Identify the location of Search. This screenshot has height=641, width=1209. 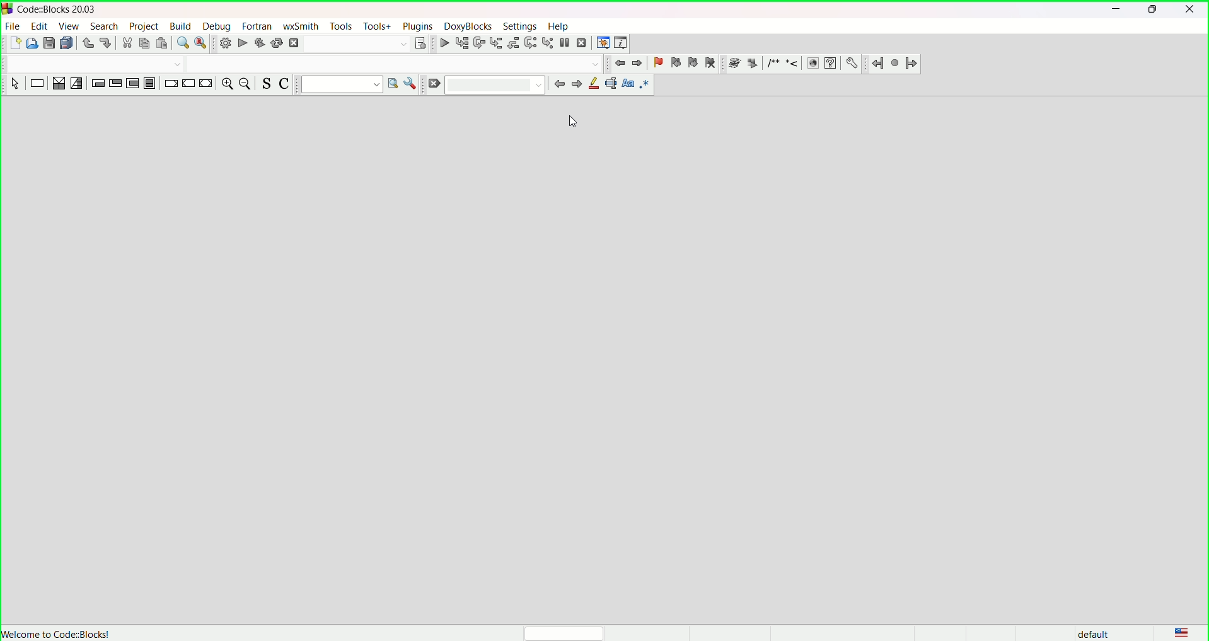
(354, 44).